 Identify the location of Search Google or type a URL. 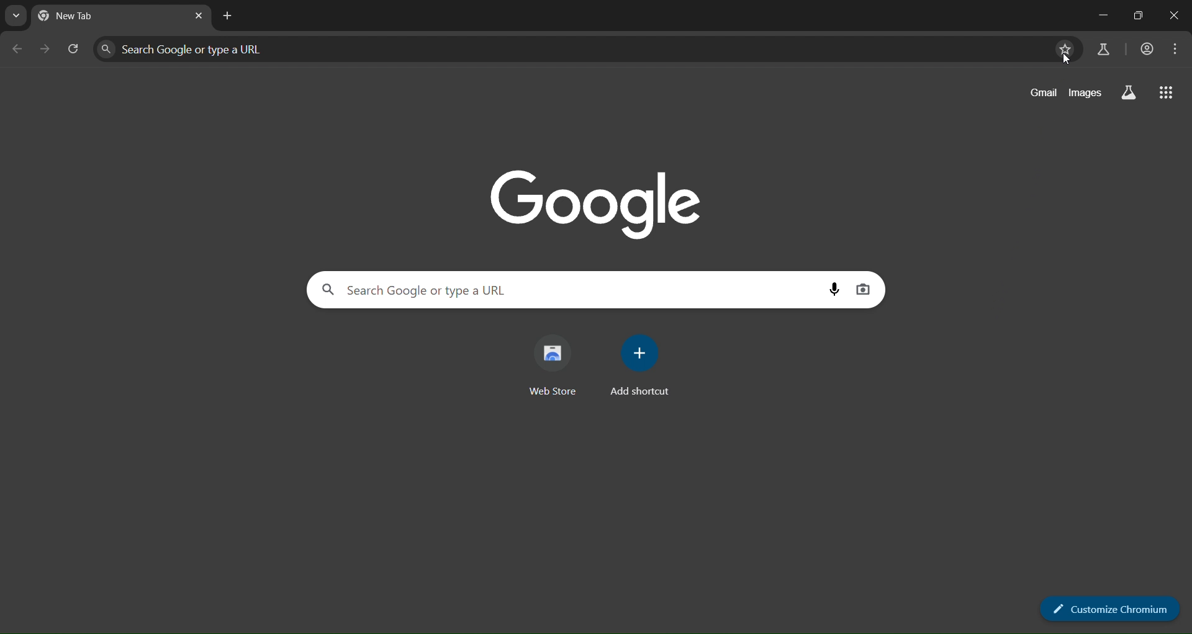
(566, 49).